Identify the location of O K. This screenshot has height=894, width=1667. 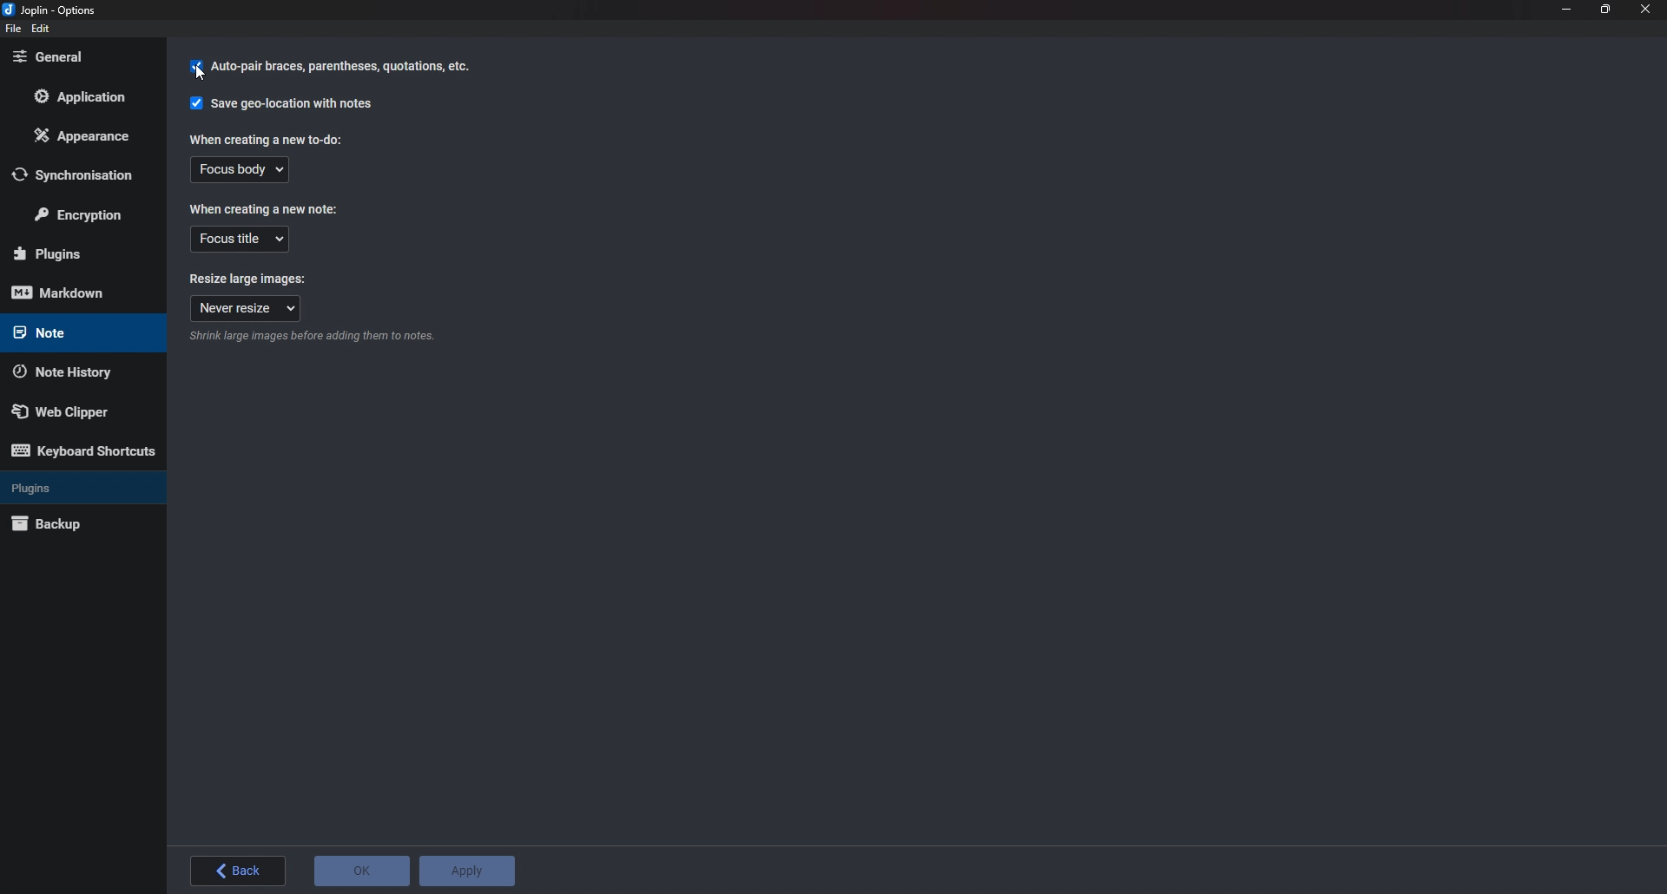
(361, 871).